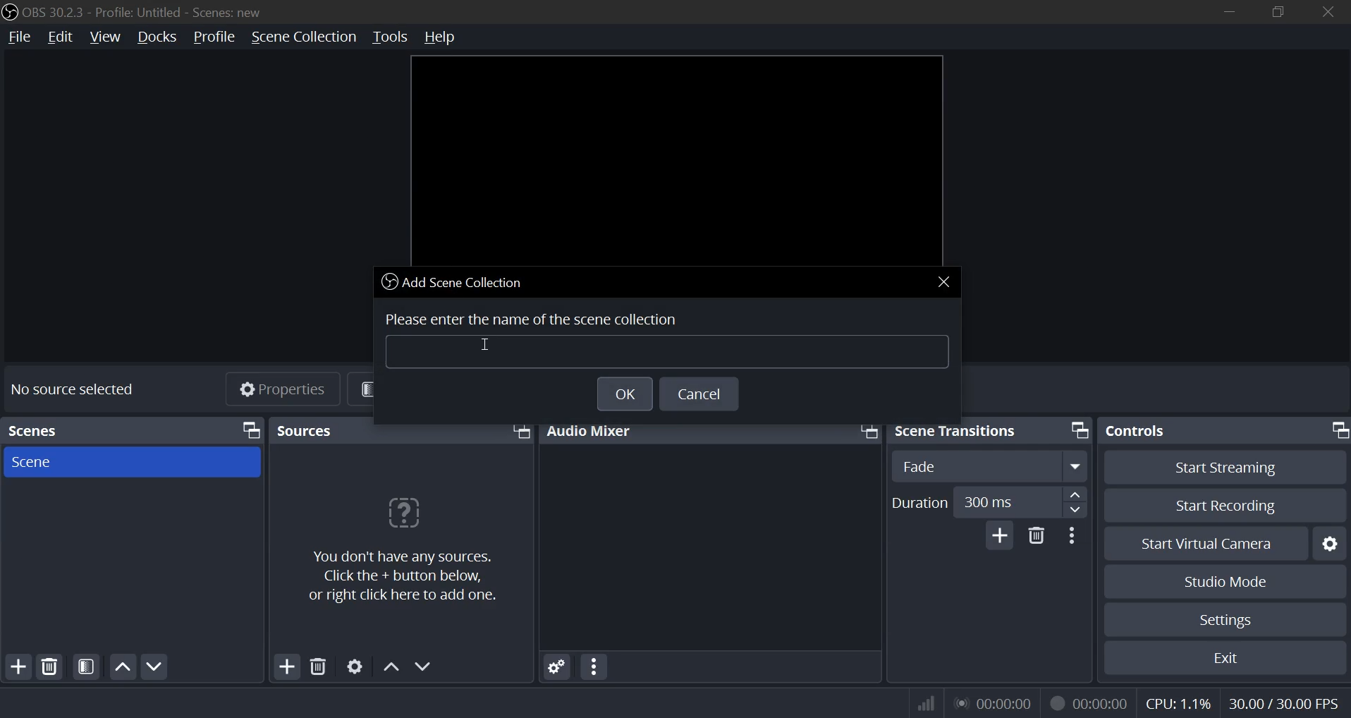 This screenshot has height=718, width=1351. I want to click on up, so click(1074, 494).